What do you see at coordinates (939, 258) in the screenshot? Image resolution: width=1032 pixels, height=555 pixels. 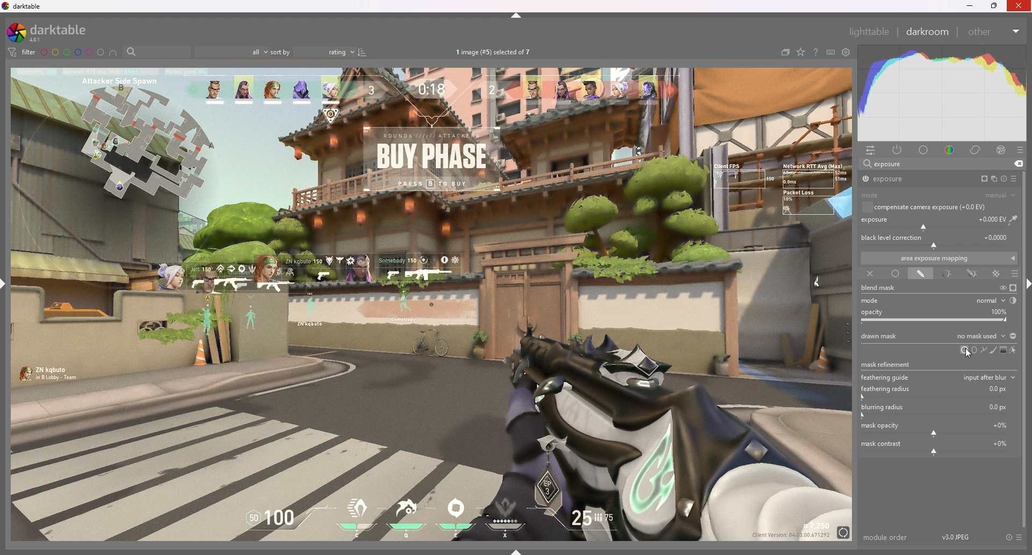 I see `area exposure mapping` at bounding box center [939, 258].